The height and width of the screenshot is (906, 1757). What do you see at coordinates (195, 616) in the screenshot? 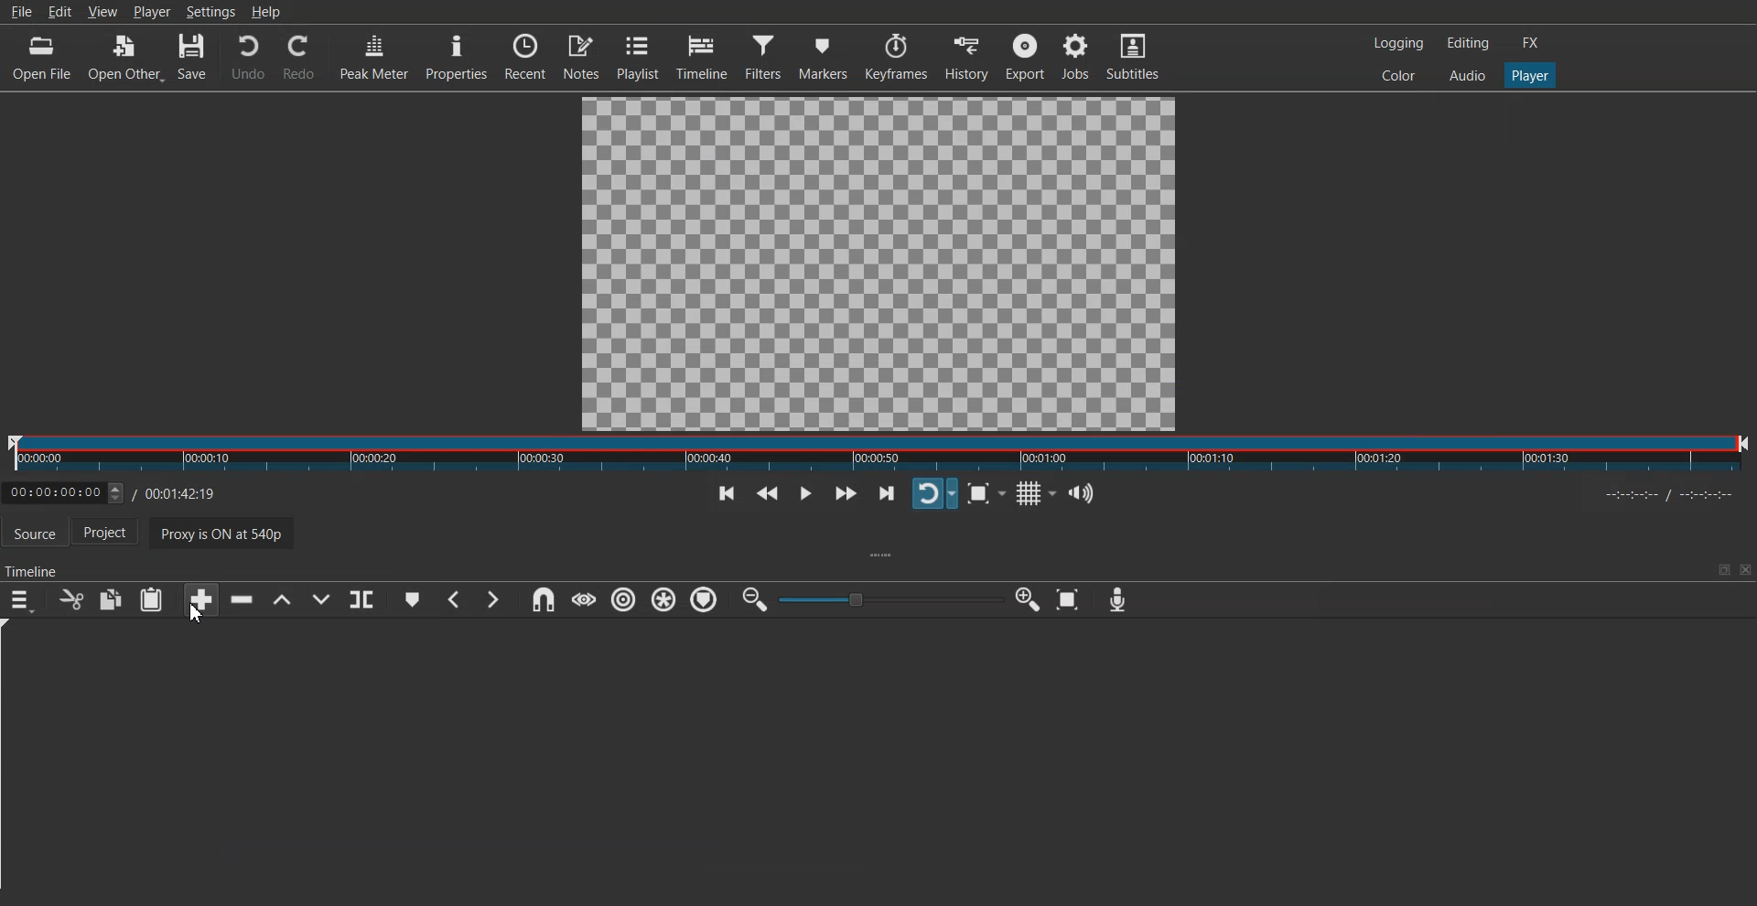
I see `cursor` at bounding box center [195, 616].